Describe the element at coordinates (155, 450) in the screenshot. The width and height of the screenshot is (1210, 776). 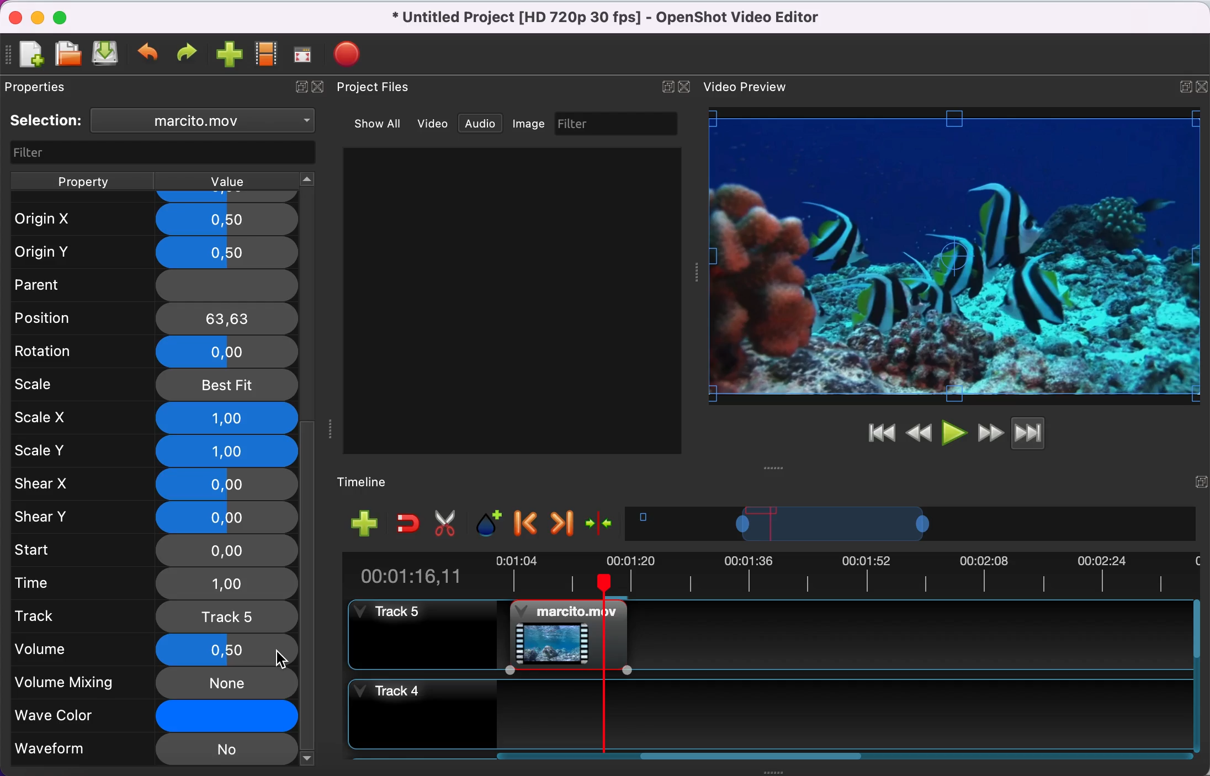
I see `scale y 1` at that location.